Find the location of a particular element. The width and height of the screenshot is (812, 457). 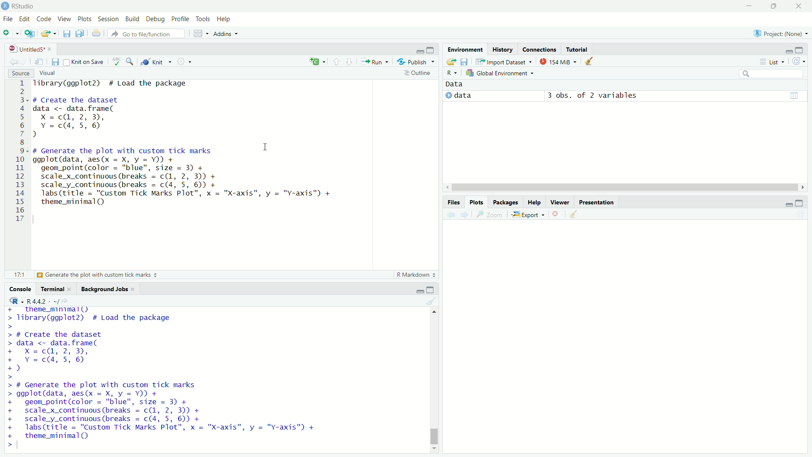

view is located at coordinates (64, 19).